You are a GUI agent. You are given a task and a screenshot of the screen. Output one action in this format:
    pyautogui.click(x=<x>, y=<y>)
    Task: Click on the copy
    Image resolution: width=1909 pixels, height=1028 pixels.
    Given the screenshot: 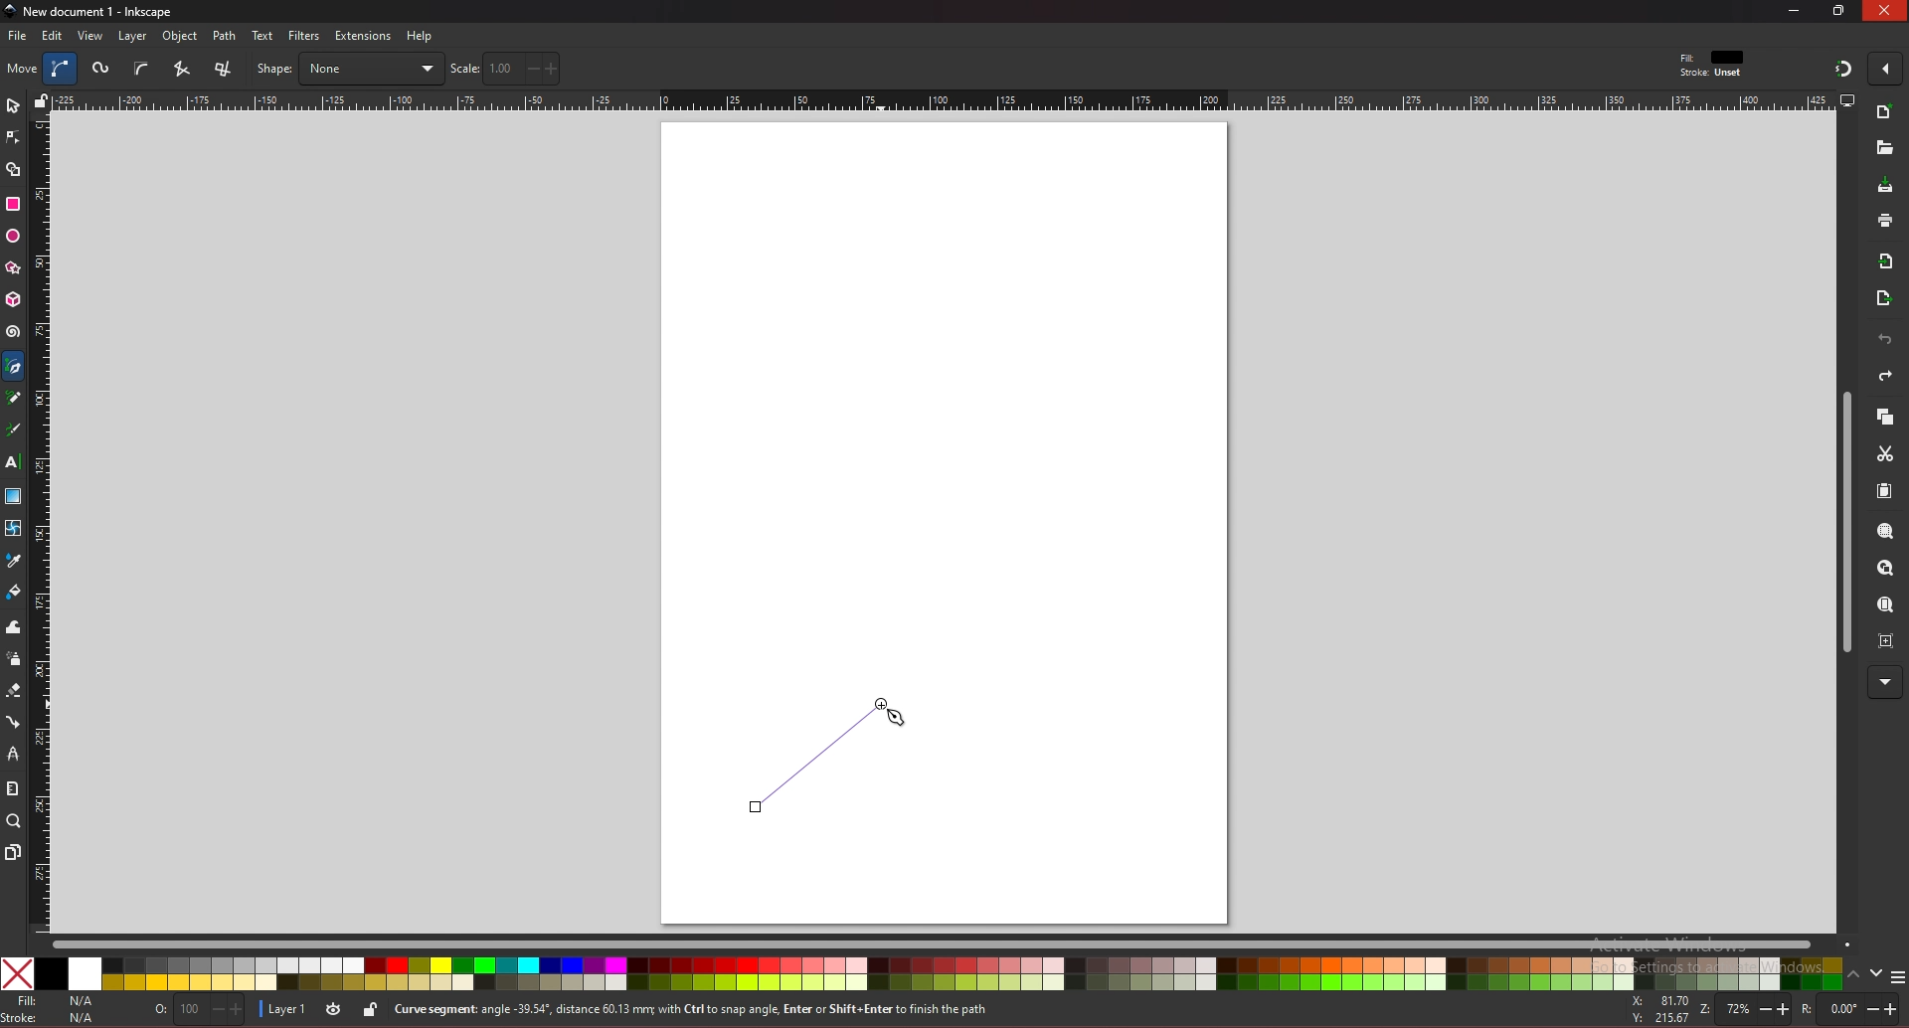 What is the action you would take?
    pyautogui.click(x=1884, y=418)
    